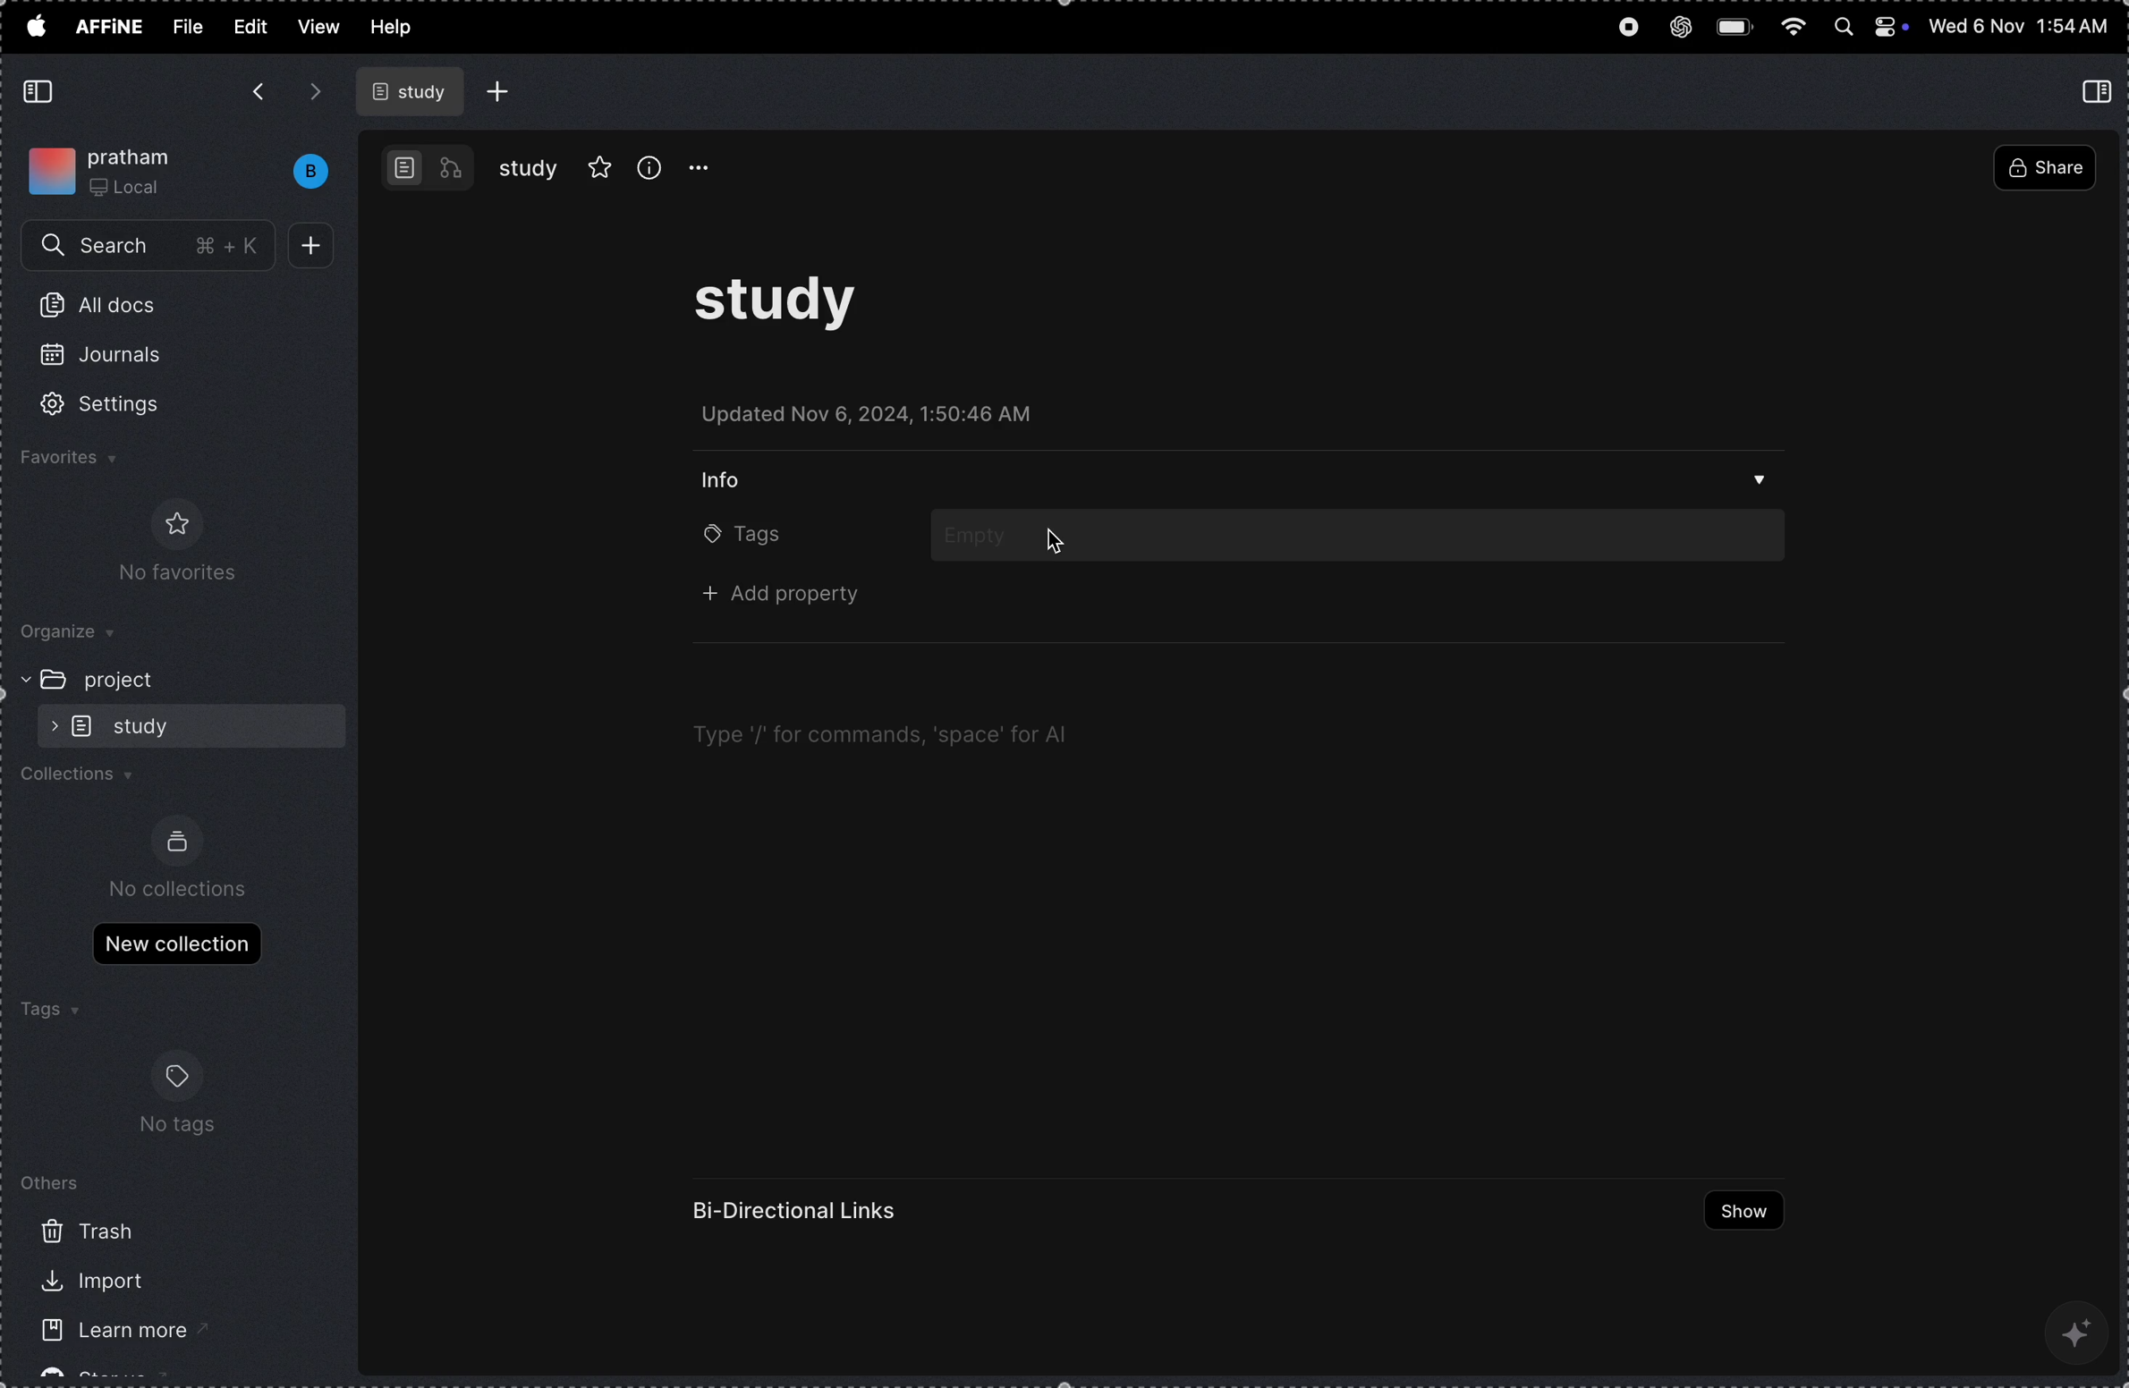 The height and width of the screenshot is (1388, 2129). I want to click on Type '/' for commands, ‘space’ for Al, so click(878, 735).